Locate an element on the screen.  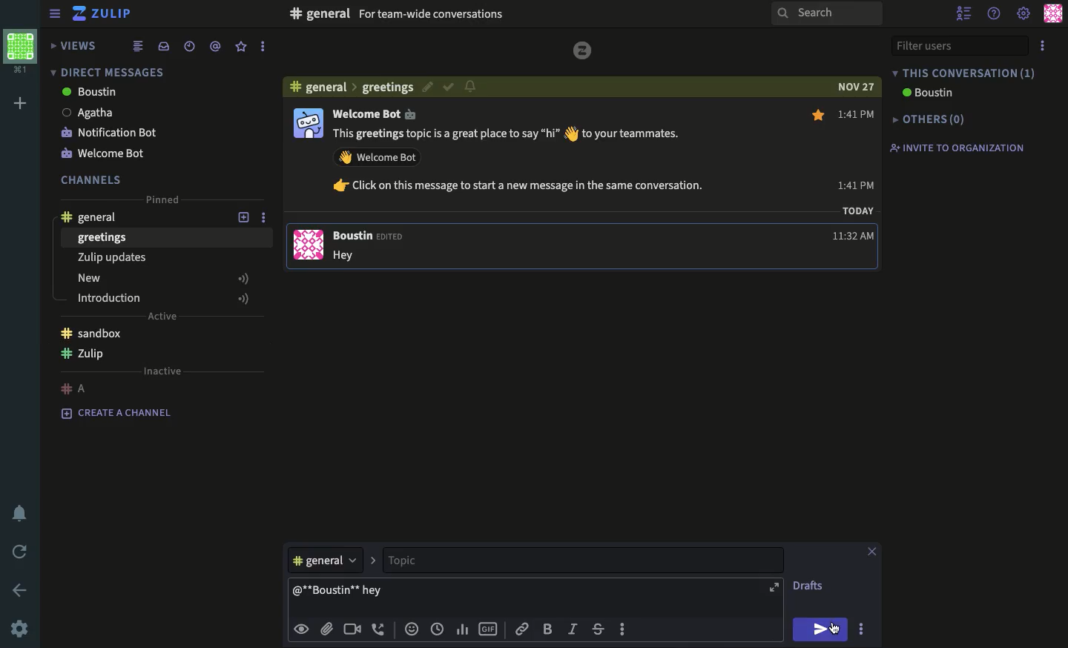
notification is located at coordinates (23, 514).